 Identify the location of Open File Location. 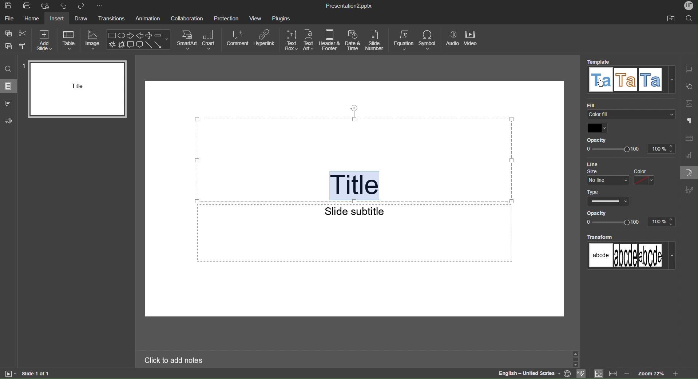
(670, 19).